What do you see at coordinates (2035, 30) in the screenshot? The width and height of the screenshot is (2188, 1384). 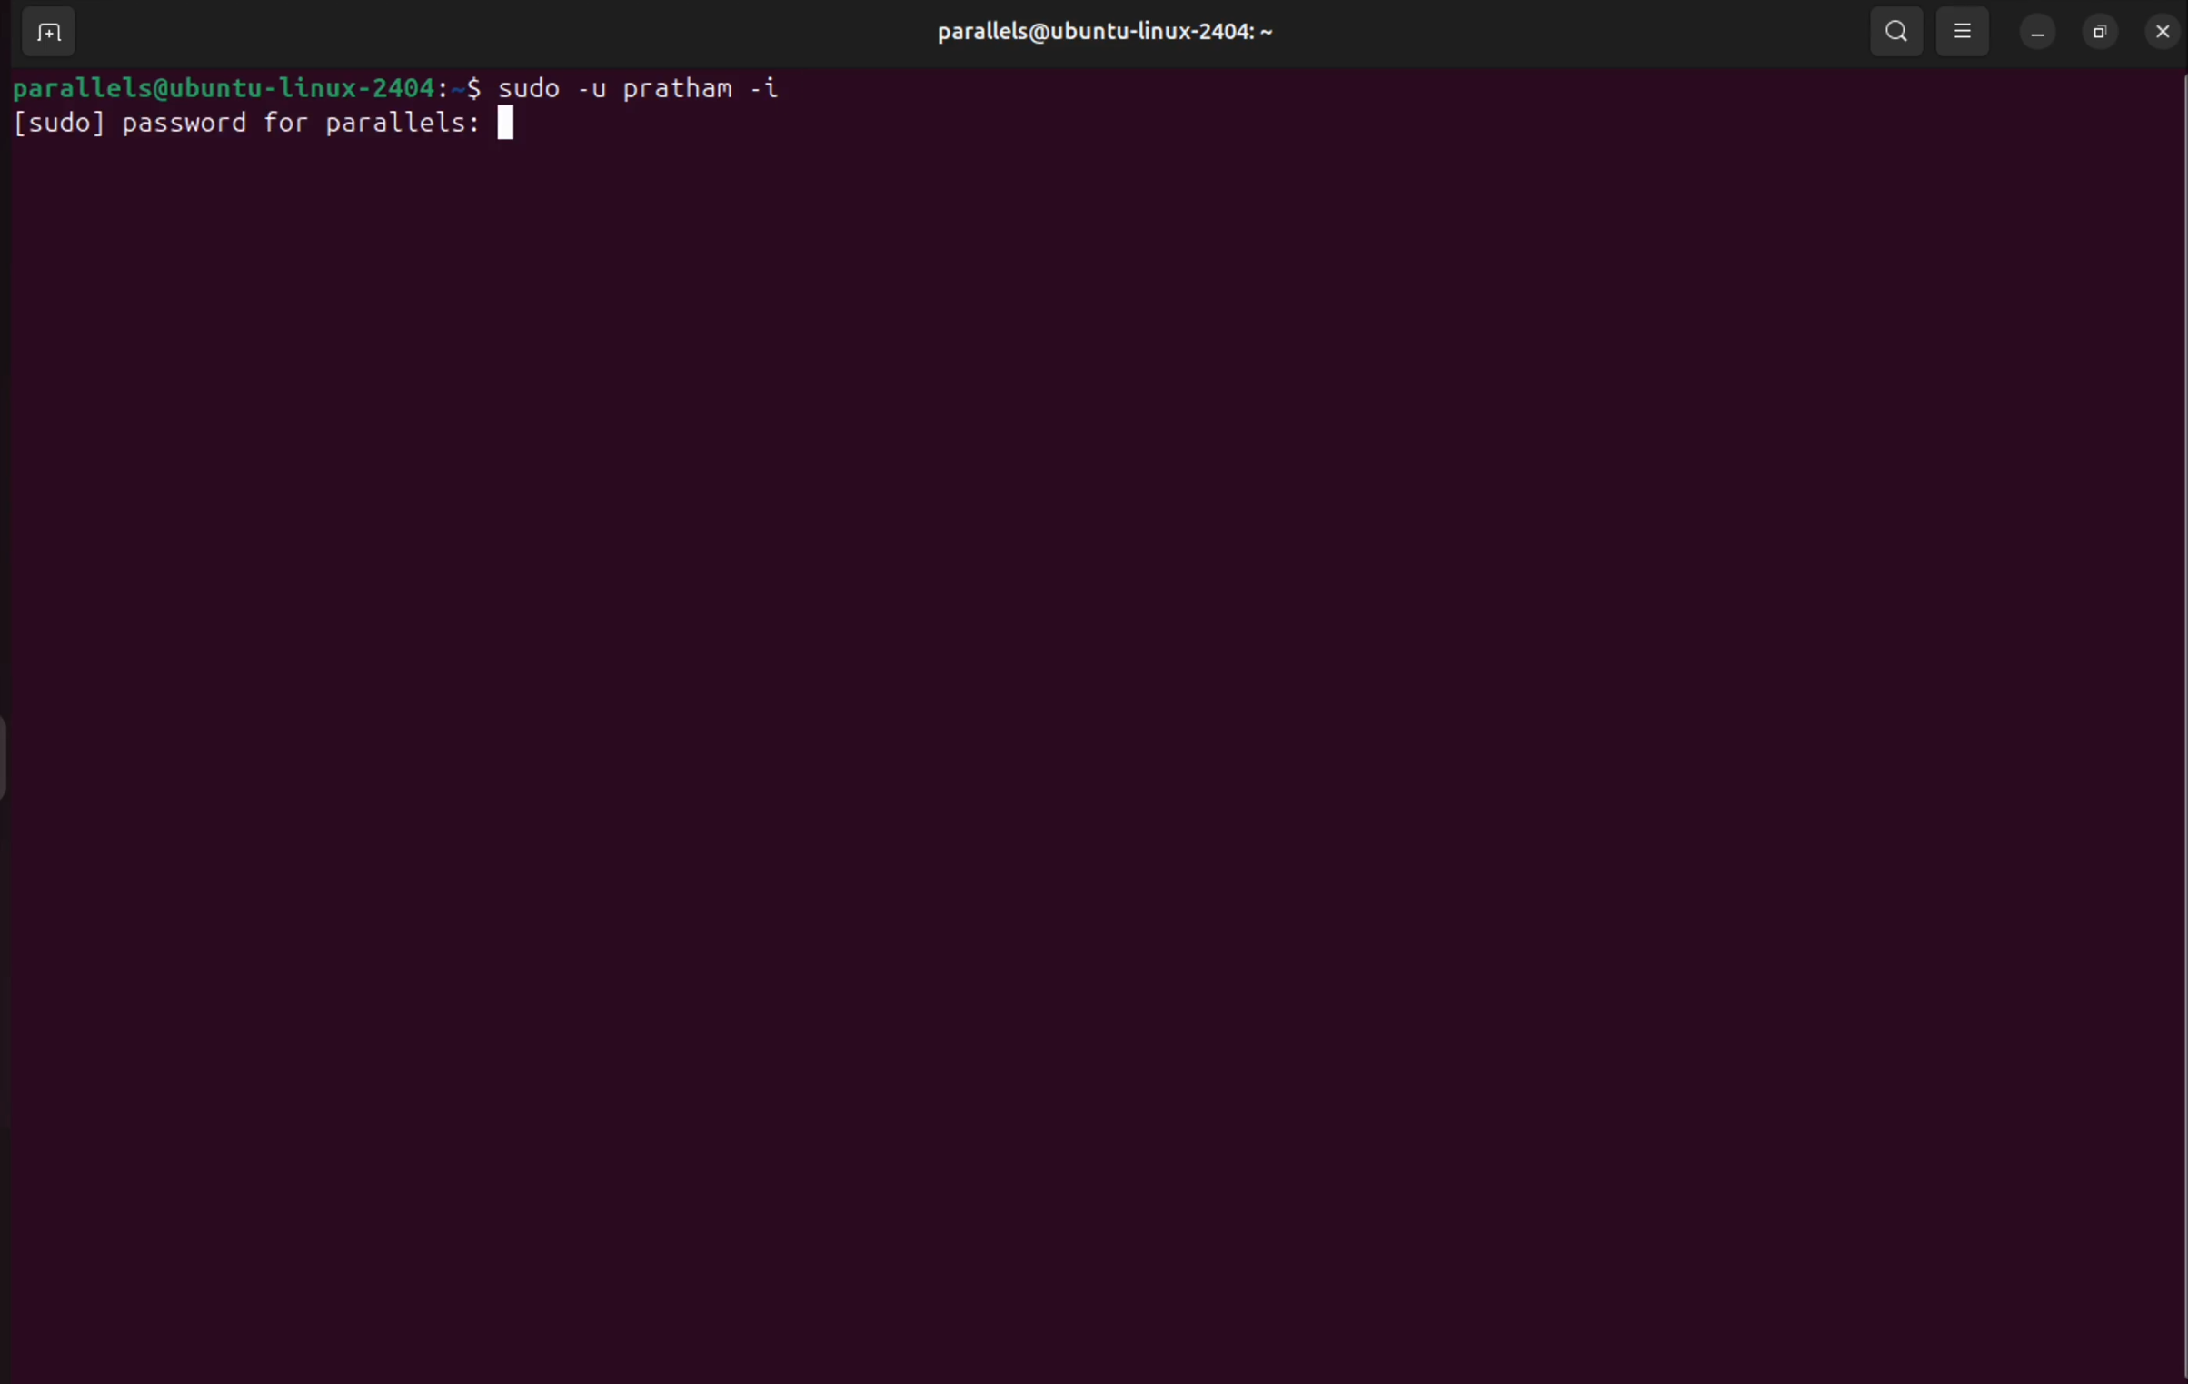 I see `minimize` at bounding box center [2035, 30].